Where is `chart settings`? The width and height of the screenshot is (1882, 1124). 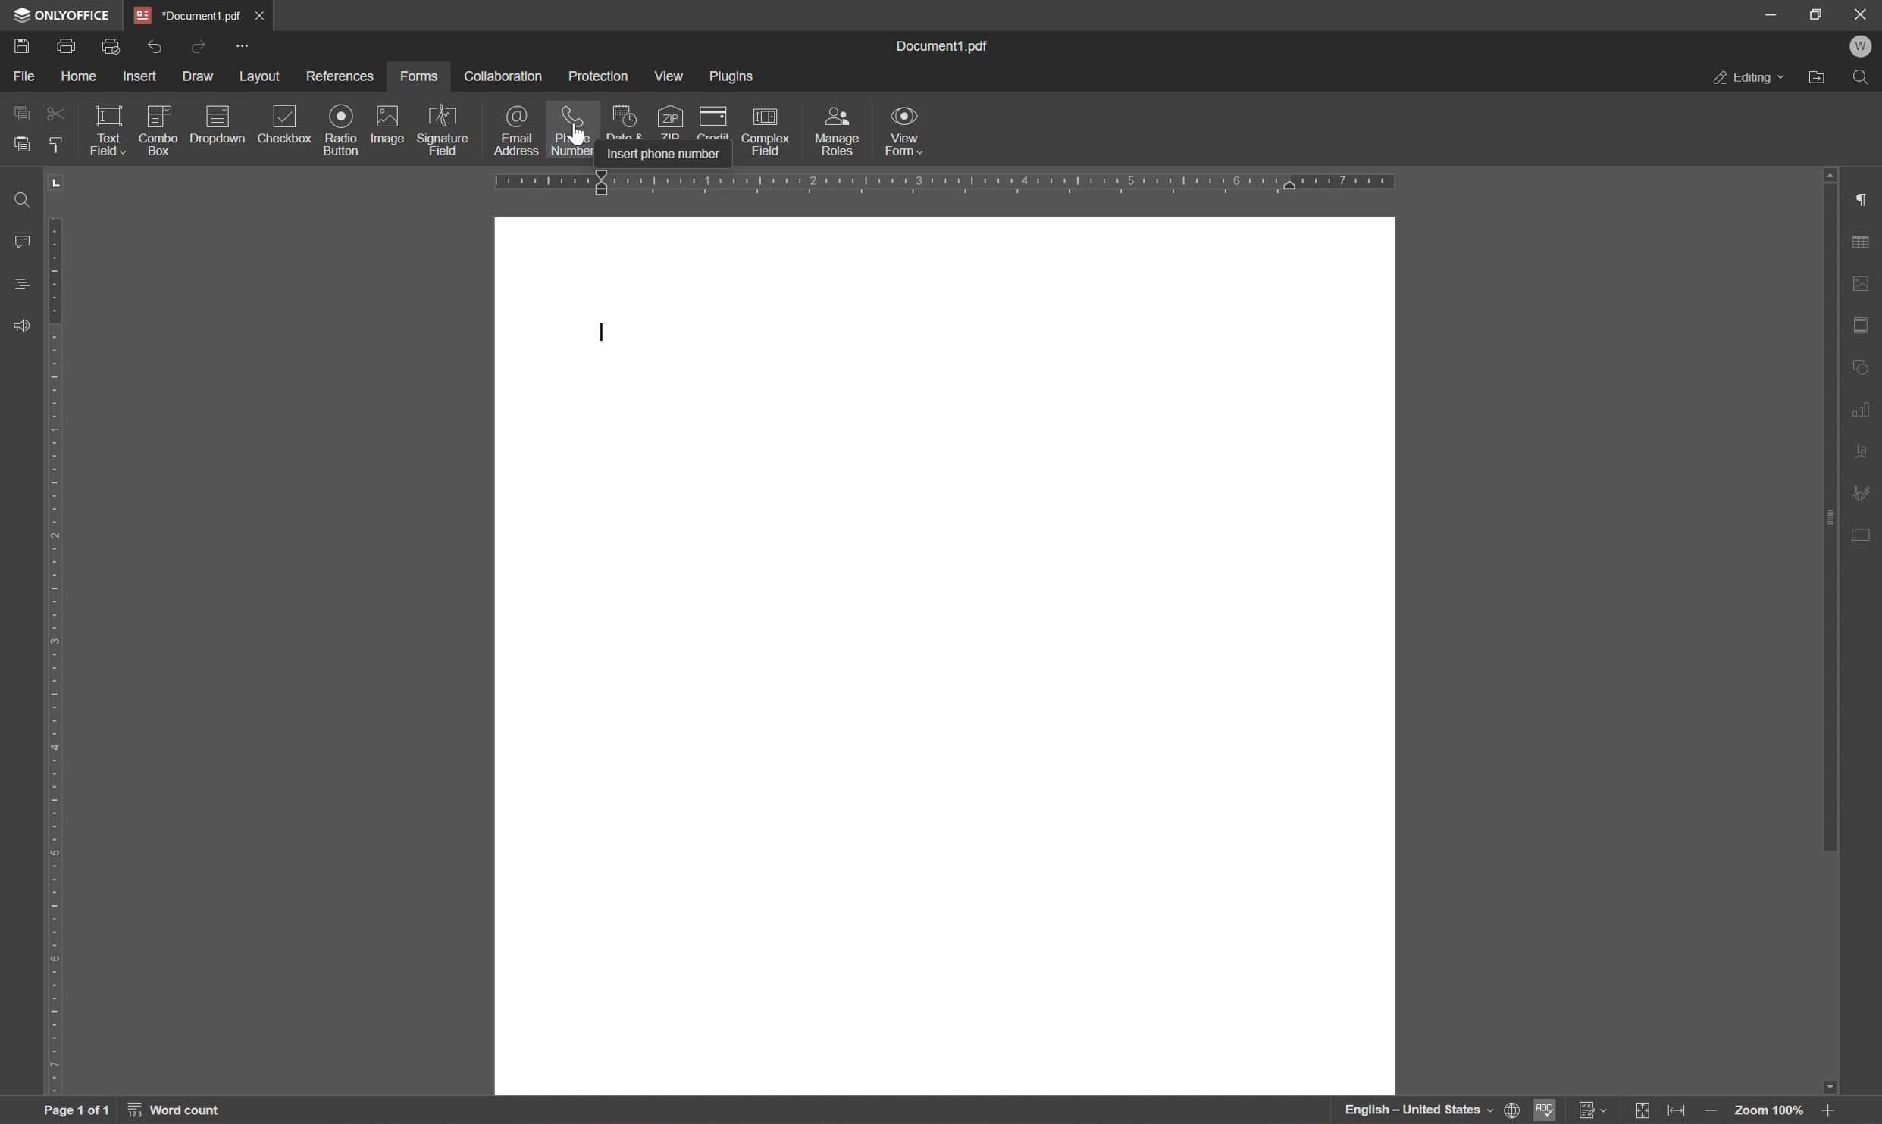
chart settings is located at coordinates (1865, 411).